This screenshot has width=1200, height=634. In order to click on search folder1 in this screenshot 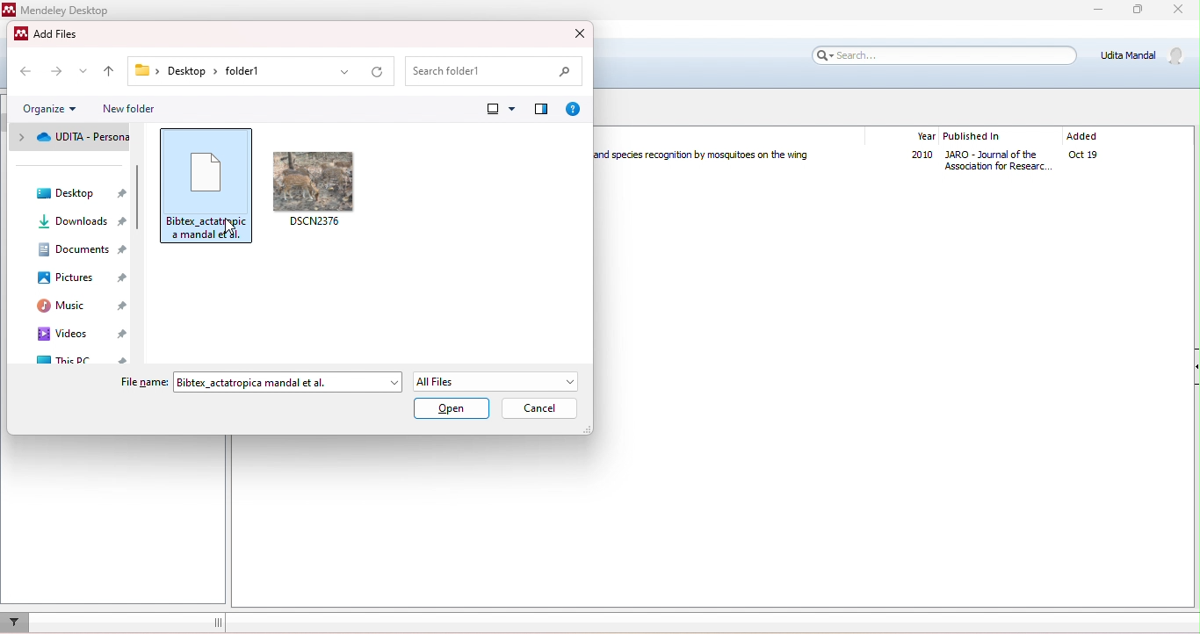, I will do `click(495, 72)`.